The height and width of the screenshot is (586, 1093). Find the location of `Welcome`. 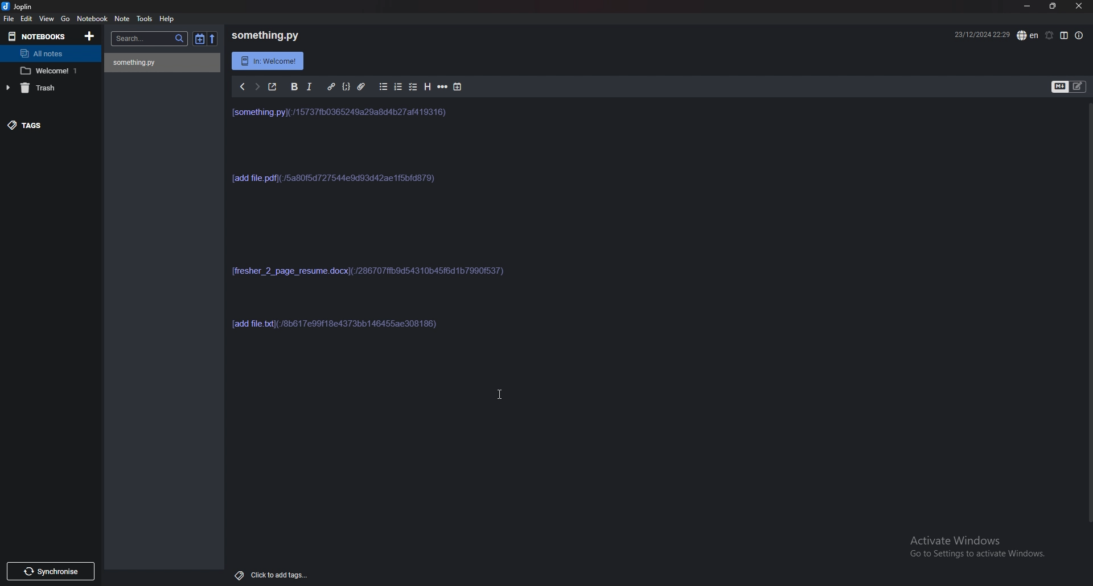

Welcome is located at coordinates (53, 72).